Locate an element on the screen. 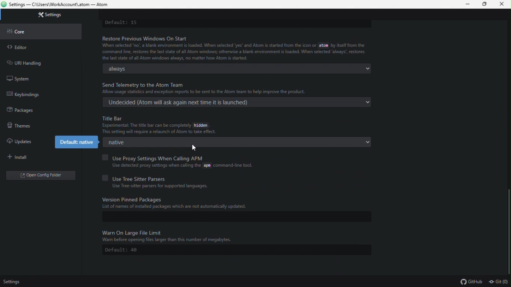 This screenshot has height=287, width=511. open config editor is located at coordinates (40, 176).